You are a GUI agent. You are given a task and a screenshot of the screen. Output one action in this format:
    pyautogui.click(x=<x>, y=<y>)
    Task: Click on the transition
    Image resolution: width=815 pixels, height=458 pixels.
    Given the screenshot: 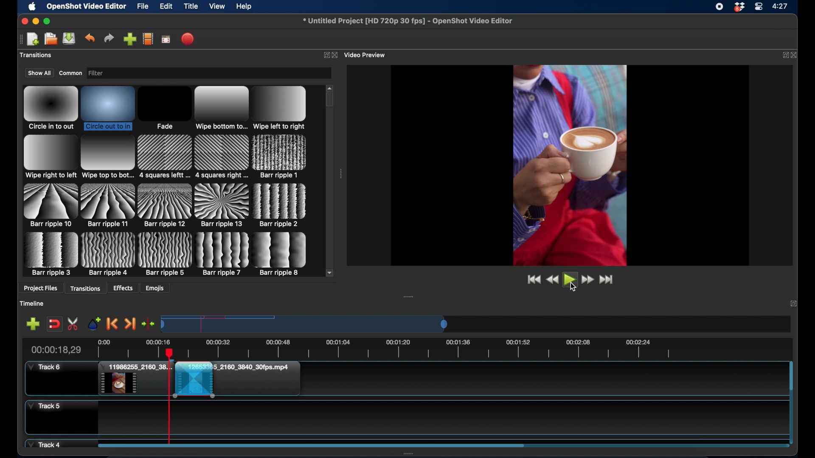 What is the action you would take?
    pyautogui.click(x=109, y=254)
    